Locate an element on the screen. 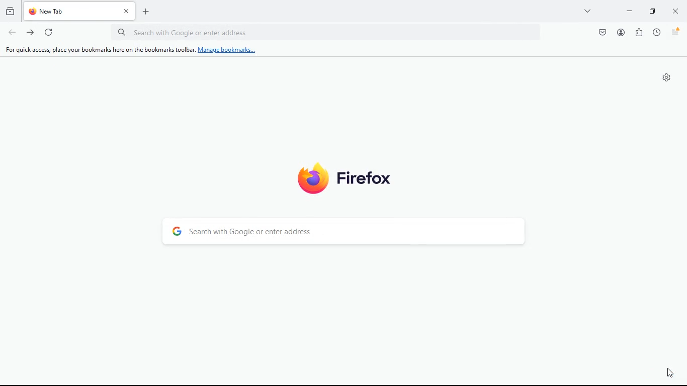 The height and width of the screenshot is (386, 687). For quick access, place your bookmarks here on the bookmarks toolbar. Manage bookmarks... is located at coordinates (129, 50).